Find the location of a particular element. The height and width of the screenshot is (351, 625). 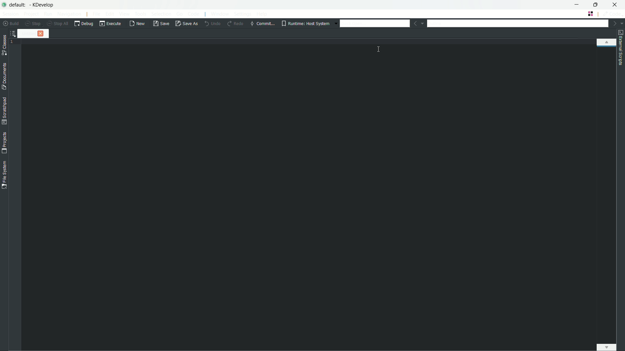

save as is located at coordinates (187, 24).